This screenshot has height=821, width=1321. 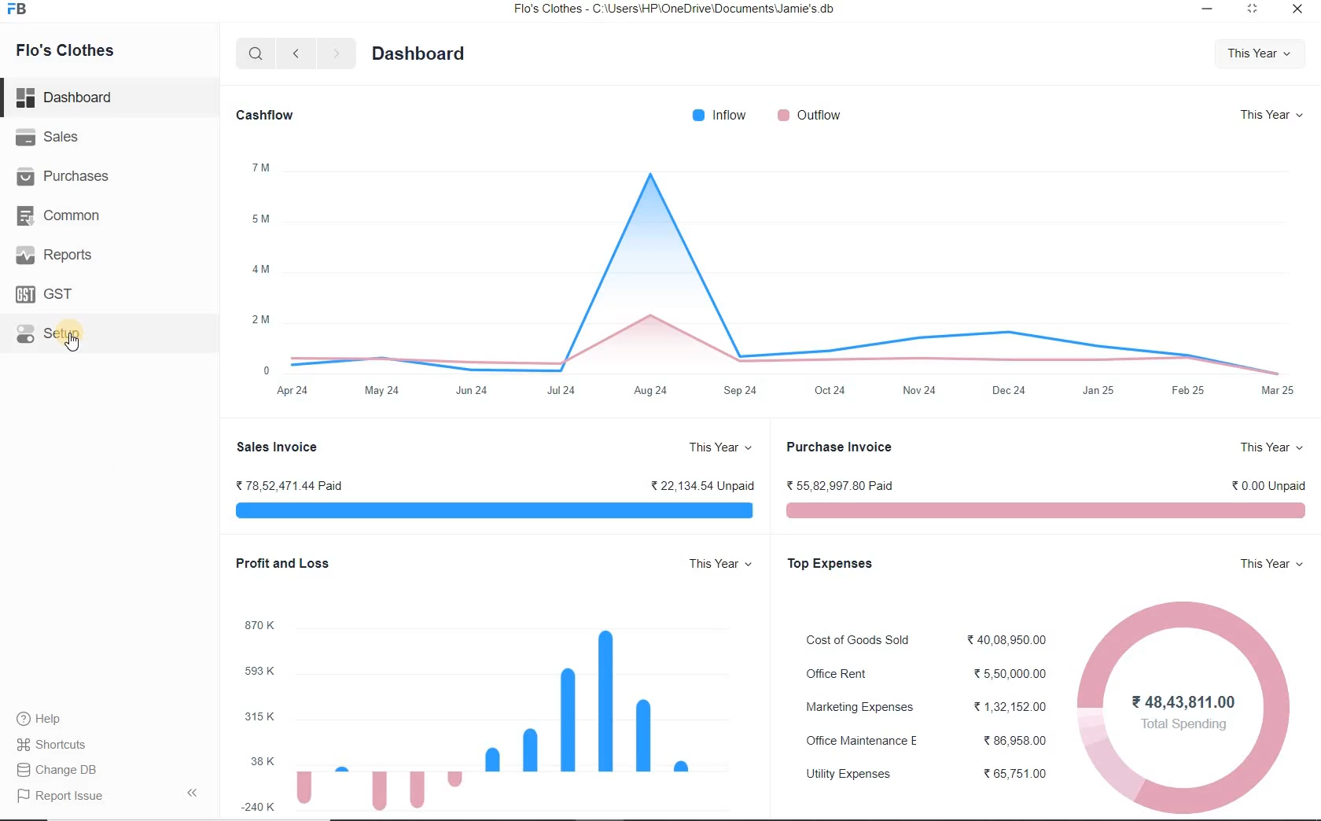 I want to click on 593K, so click(x=259, y=672).